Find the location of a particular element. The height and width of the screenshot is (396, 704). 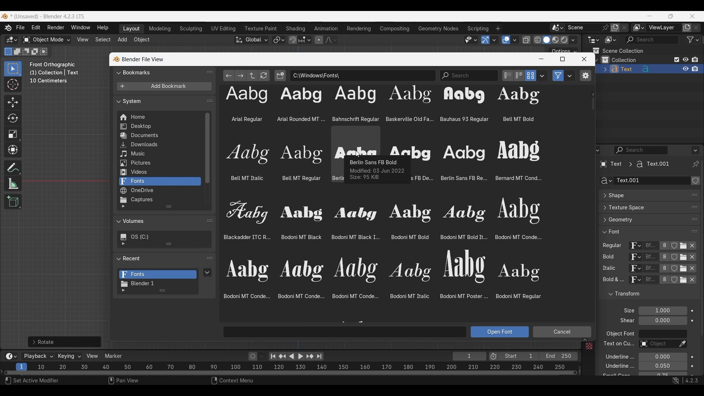

Animate property of respective attribute is located at coordinates (693, 342).